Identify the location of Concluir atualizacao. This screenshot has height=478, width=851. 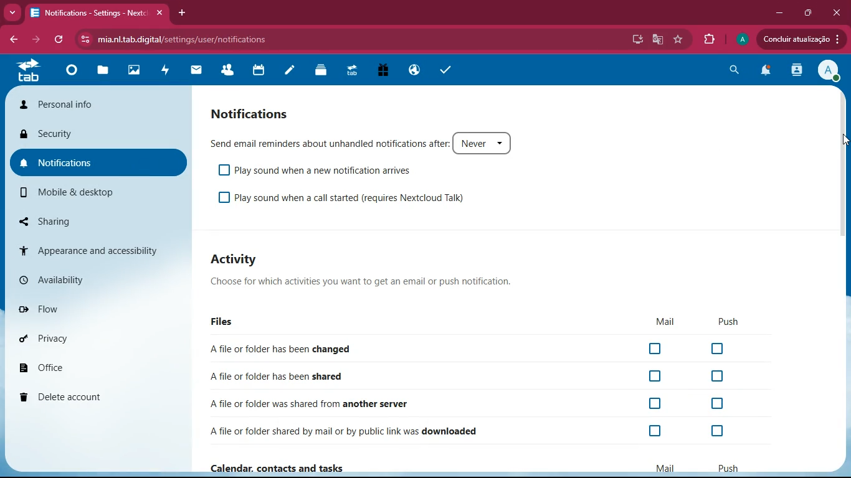
(801, 39).